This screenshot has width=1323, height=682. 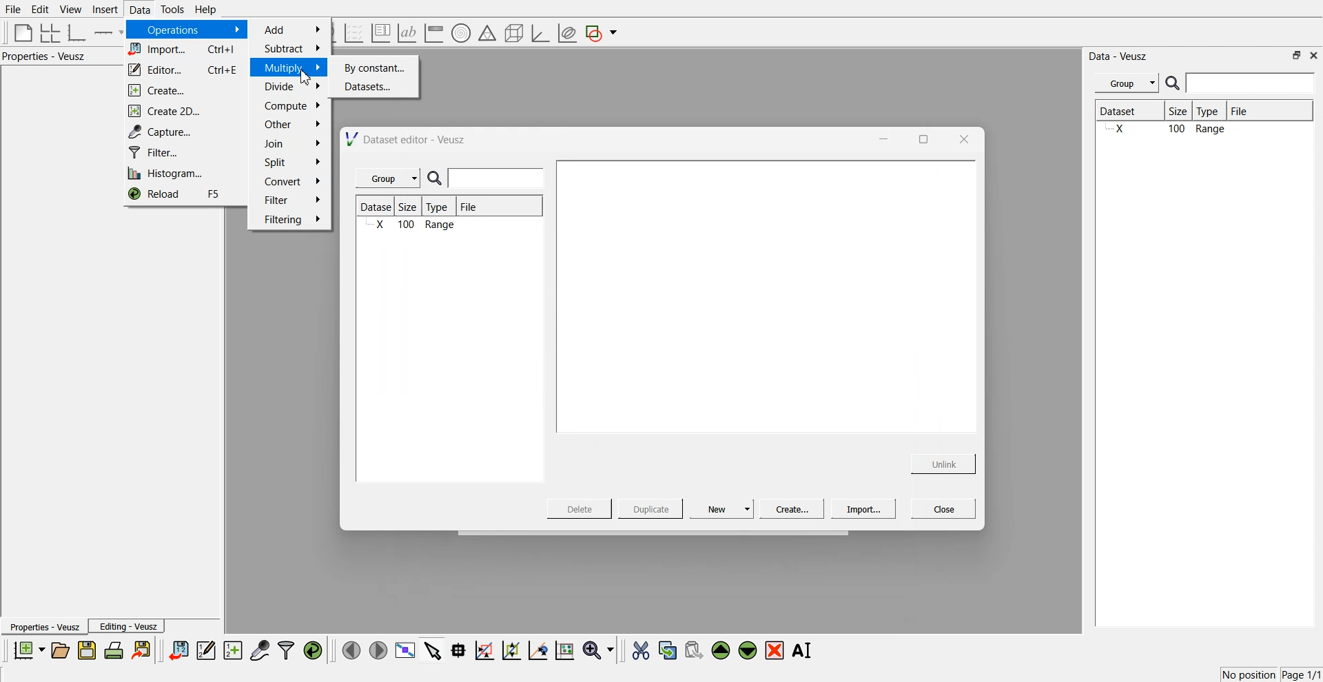 What do you see at coordinates (291, 67) in the screenshot?
I see `Multiply` at bounding box center [291, 67].